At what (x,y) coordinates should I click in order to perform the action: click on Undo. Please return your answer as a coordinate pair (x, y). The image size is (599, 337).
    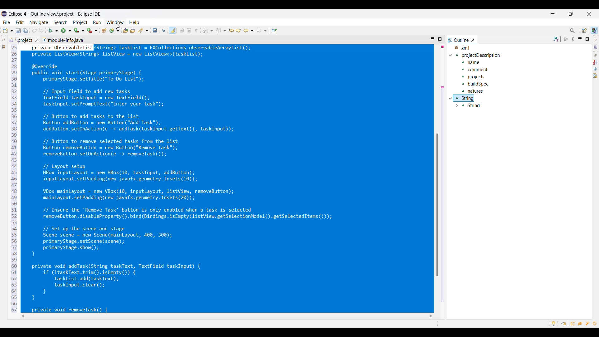
    Looking at the image, I should click on (34, 31).